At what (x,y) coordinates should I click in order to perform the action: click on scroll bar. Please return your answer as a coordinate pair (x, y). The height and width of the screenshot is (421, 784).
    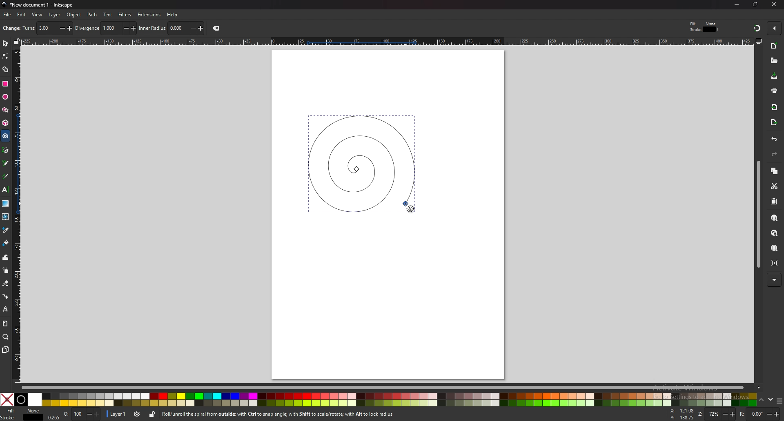
    Looking at the image, I should click on (390, 388).